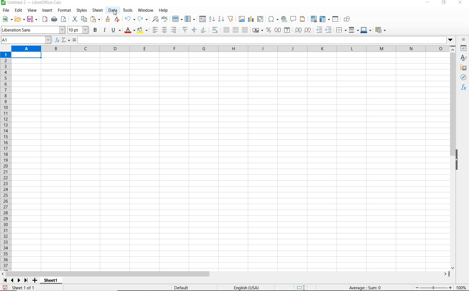 Image resolution: width=469 pixels, height=291 pixels. I want to click on default, so click(182, 288).